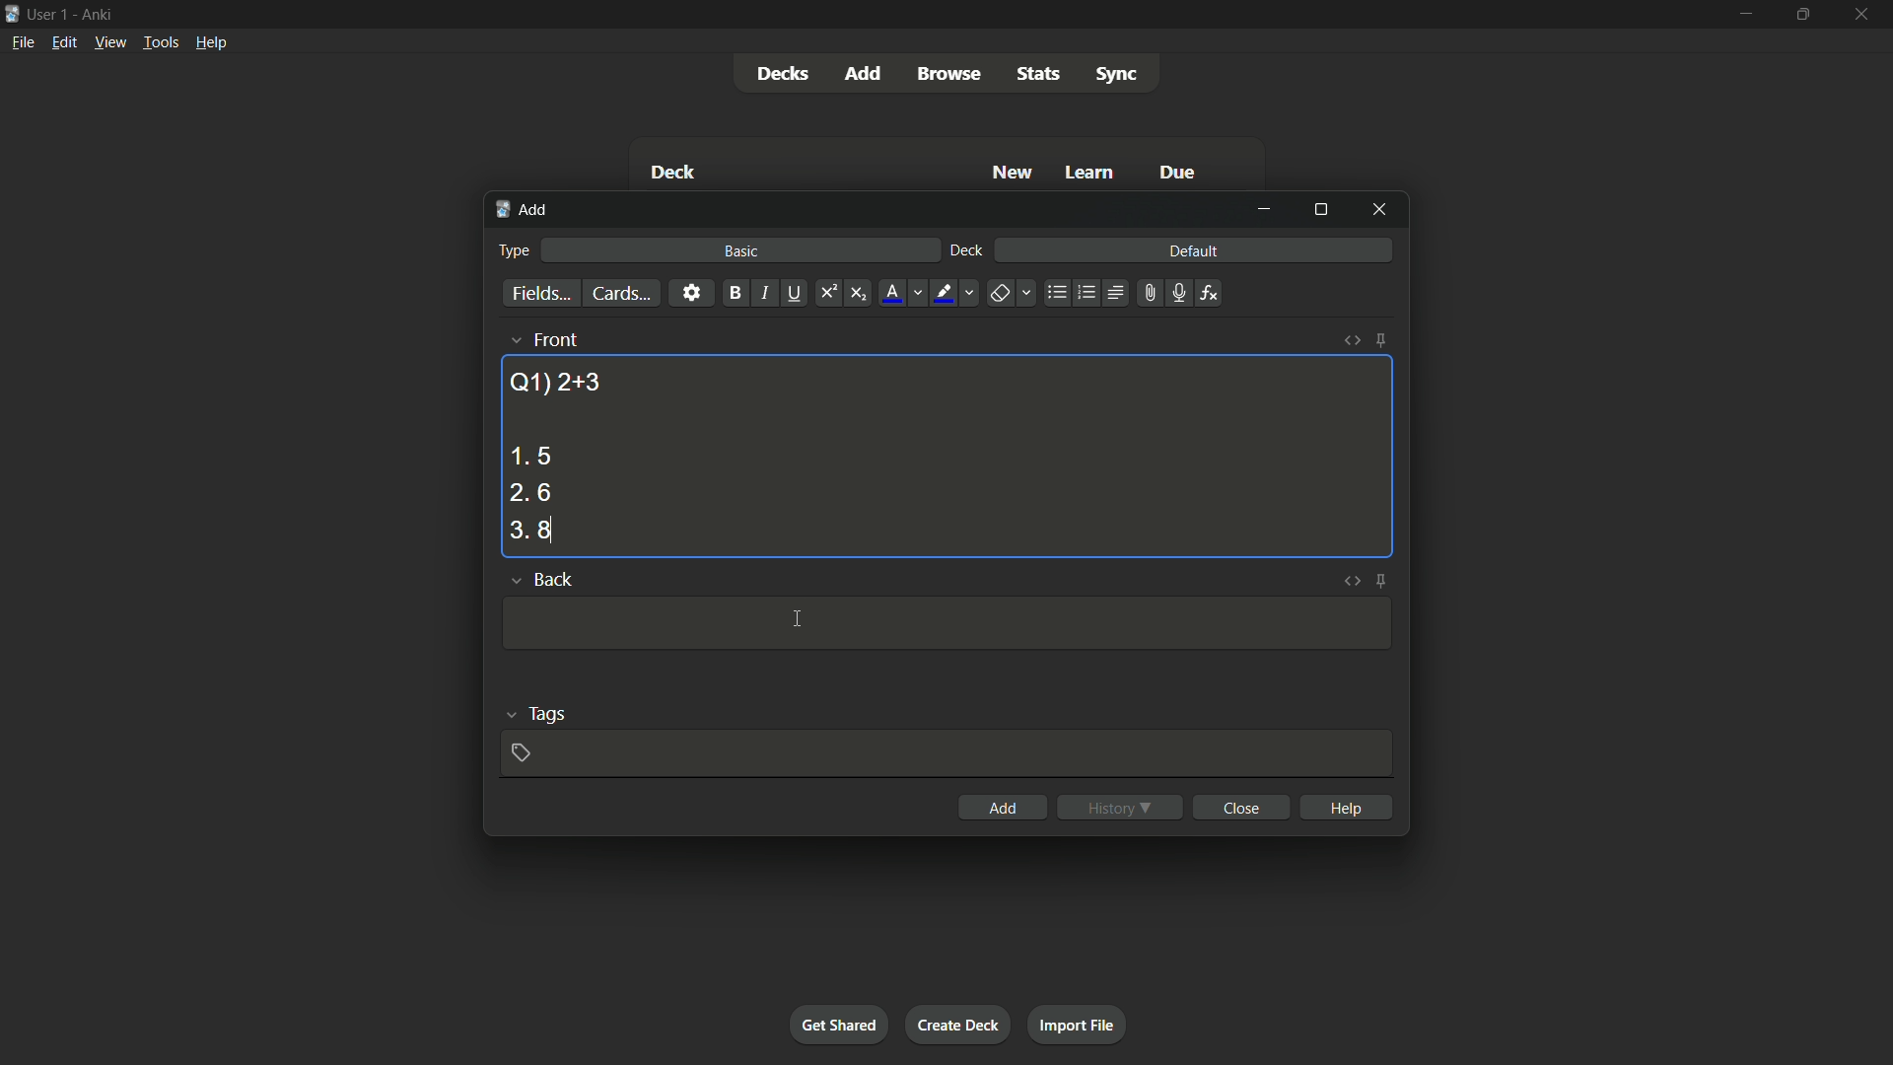  What do you see at coordinates (160, 41) in the screenshot?
I see `tools menu` at bounding box center [160, 41].